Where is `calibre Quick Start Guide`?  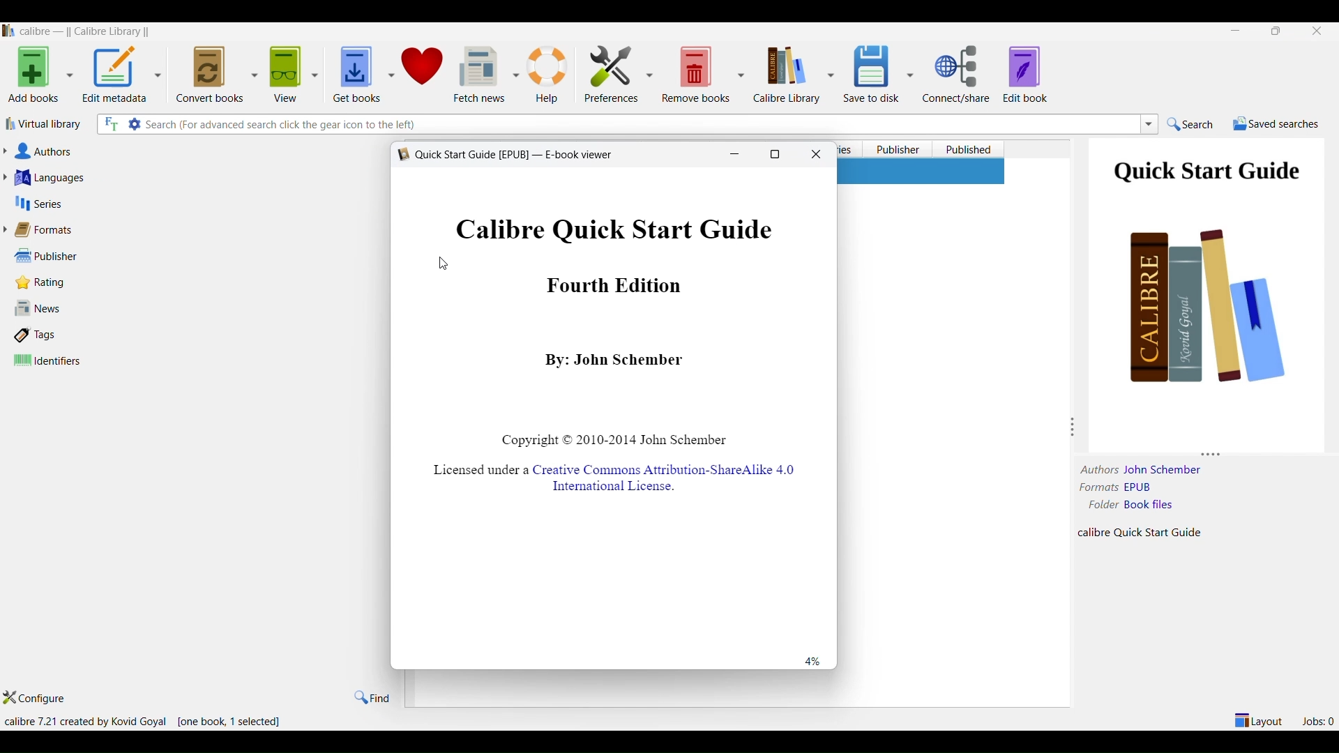
calibre Quick Start Guide is located at coordinates (1153, 532).